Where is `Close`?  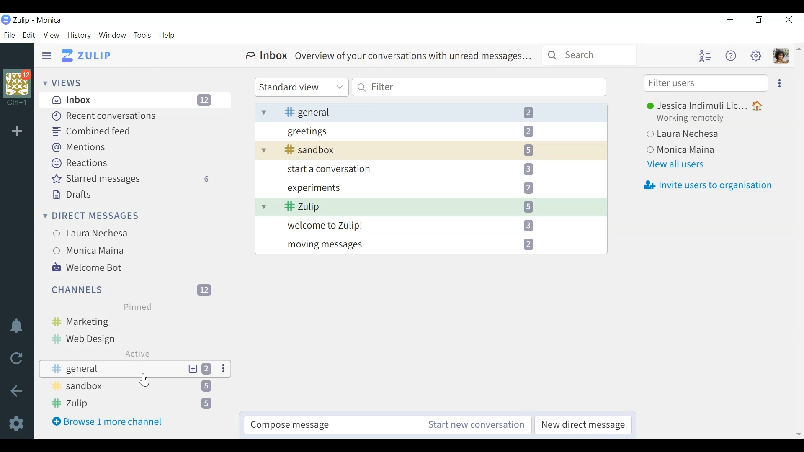
Close is located at coordinates (790, 19).